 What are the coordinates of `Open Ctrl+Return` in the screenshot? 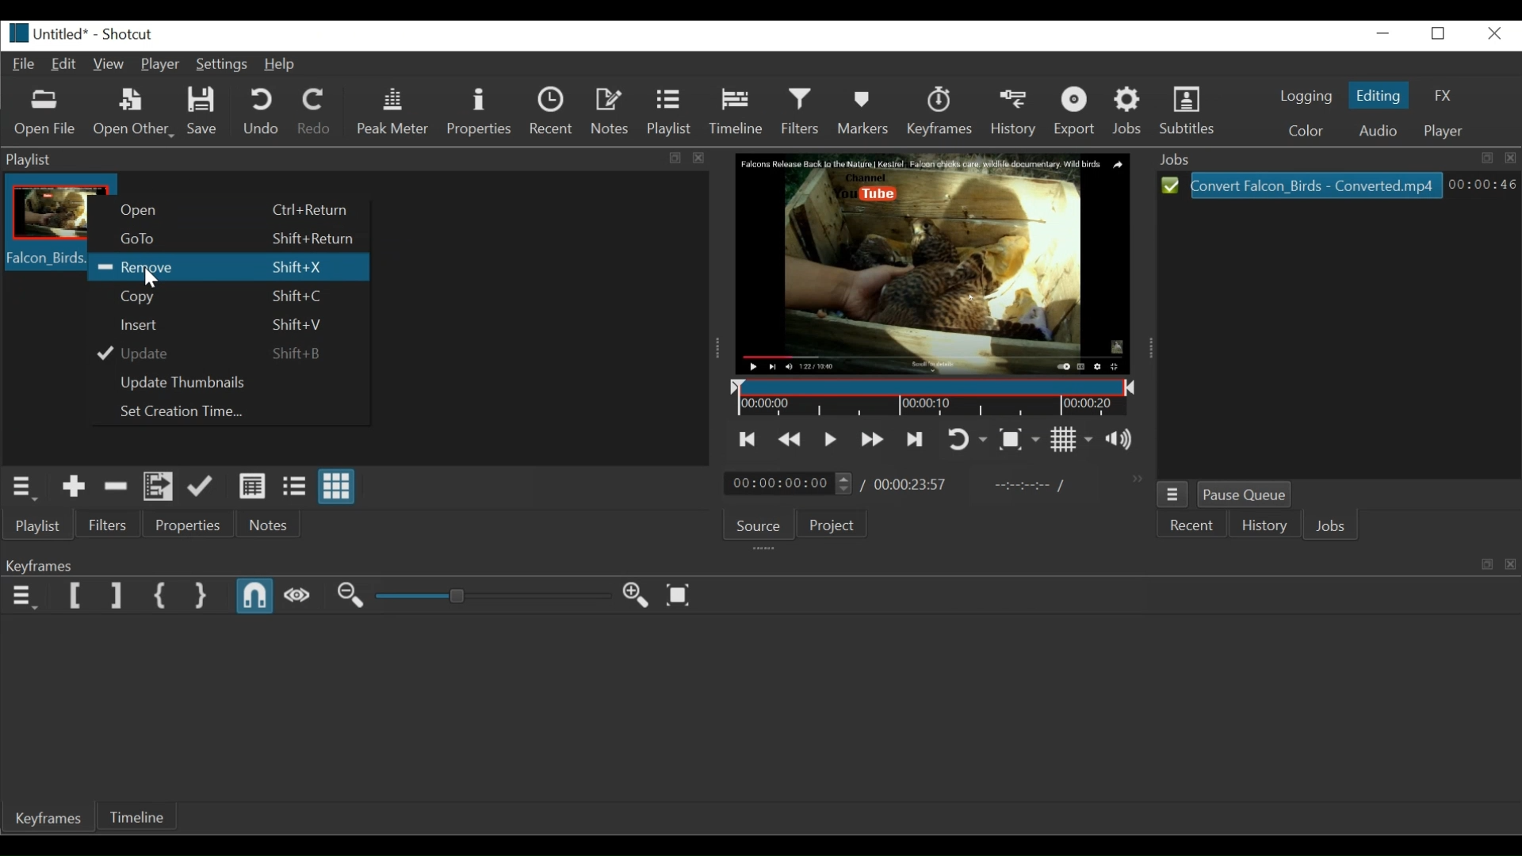 It's located at (225, 212).